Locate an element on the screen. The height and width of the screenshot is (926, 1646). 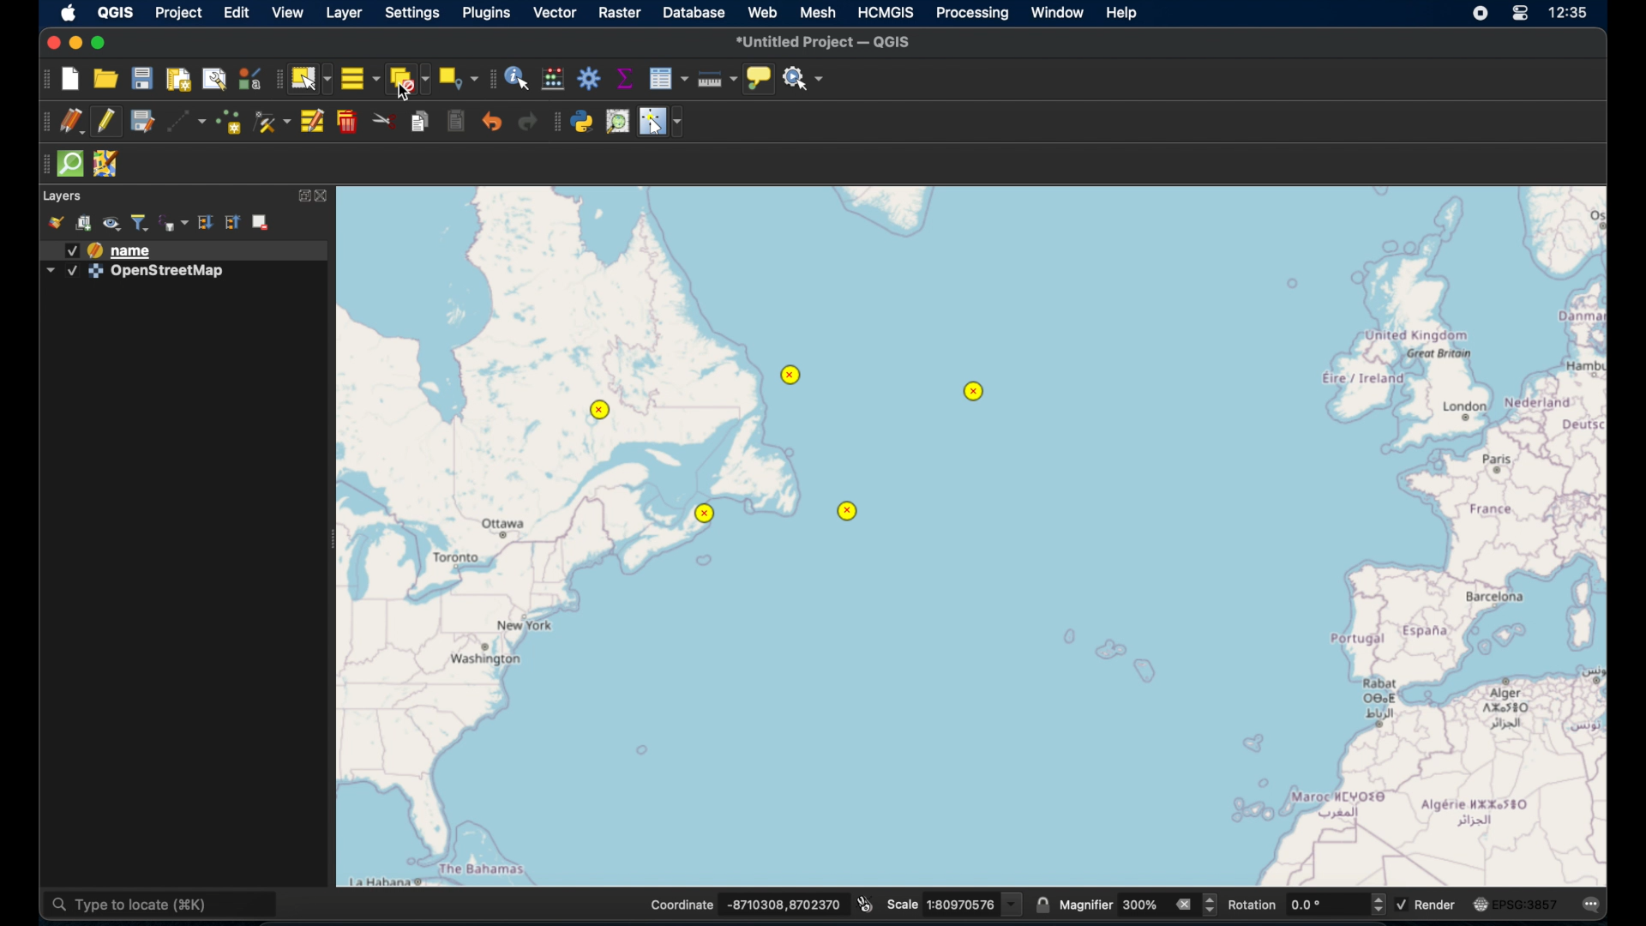
name is located at coordinates (134, 251).